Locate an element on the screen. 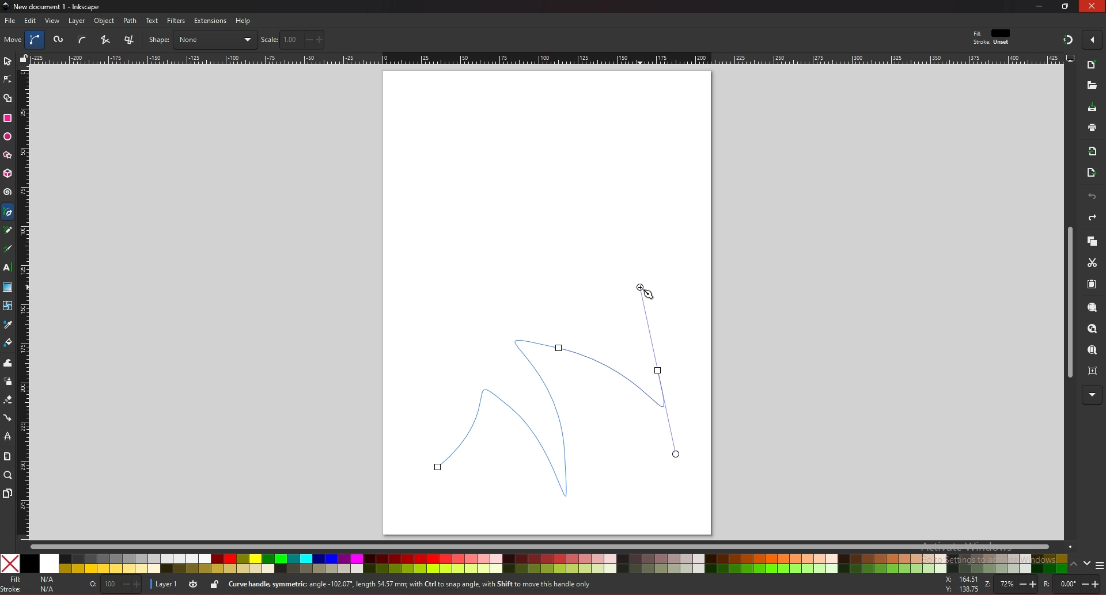 The image size is (1106, 595). lpe is located at coordinates (8, 436).